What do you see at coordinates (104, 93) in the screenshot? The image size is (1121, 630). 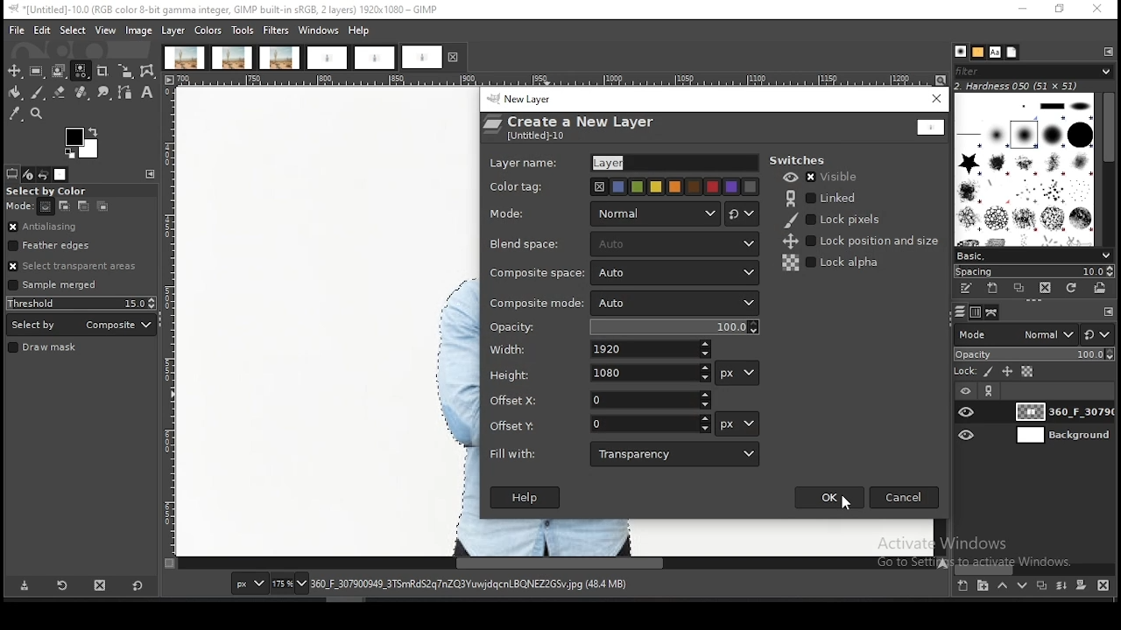 I see `smudge tool` at bounding box center [104, 93].